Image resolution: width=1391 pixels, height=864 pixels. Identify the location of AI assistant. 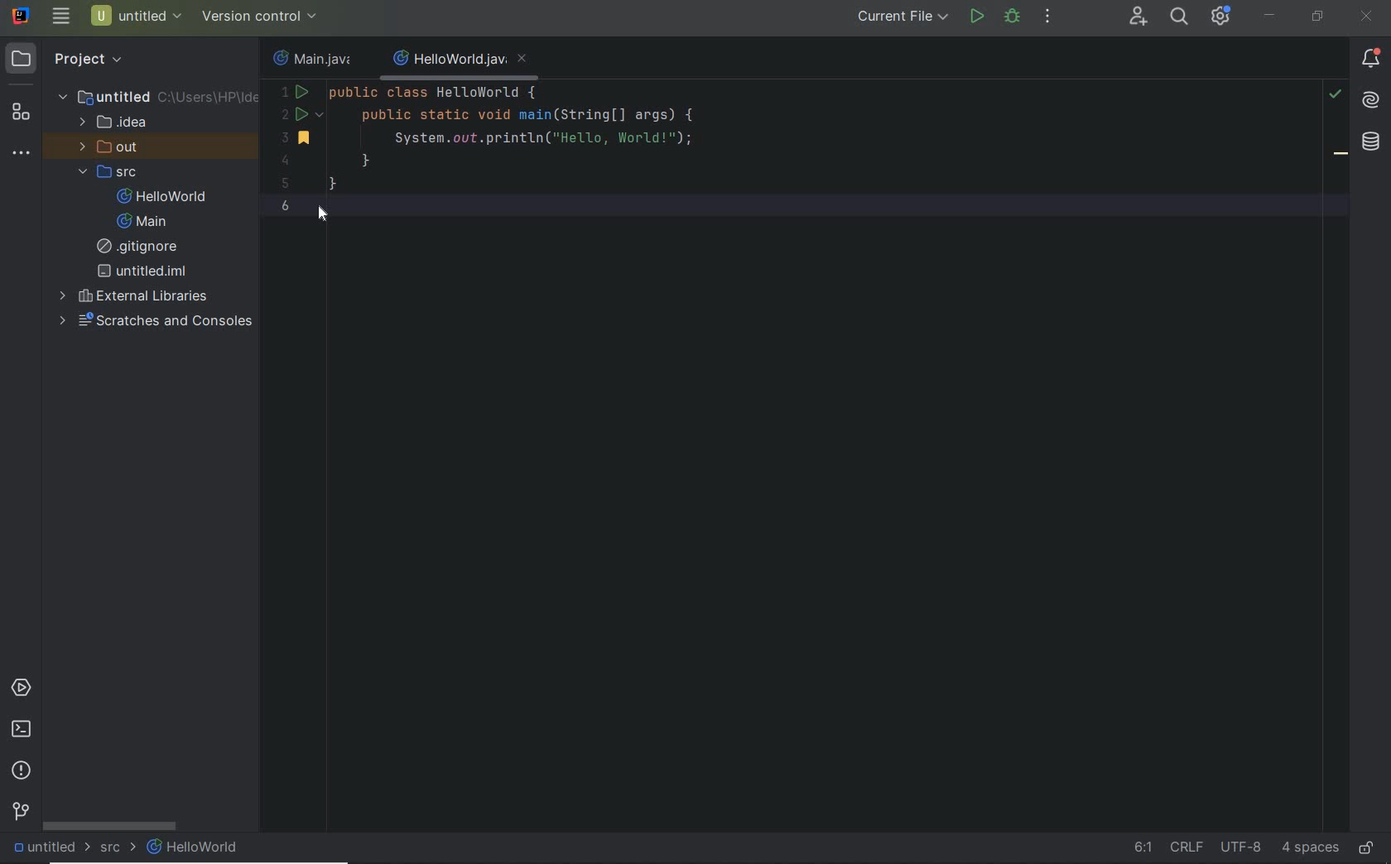
(1369, 101).